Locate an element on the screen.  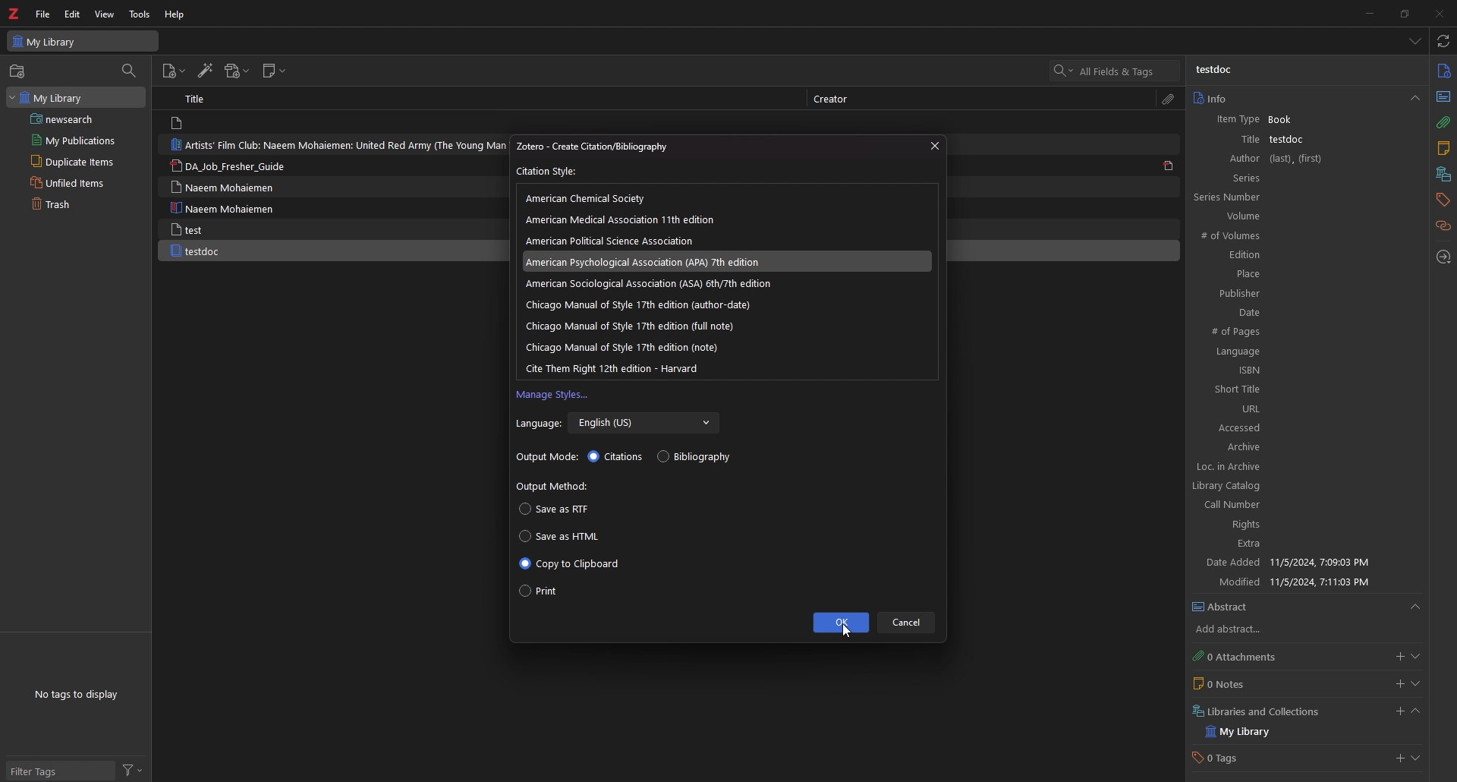
ISBN is located at coordinates (1301, 371).